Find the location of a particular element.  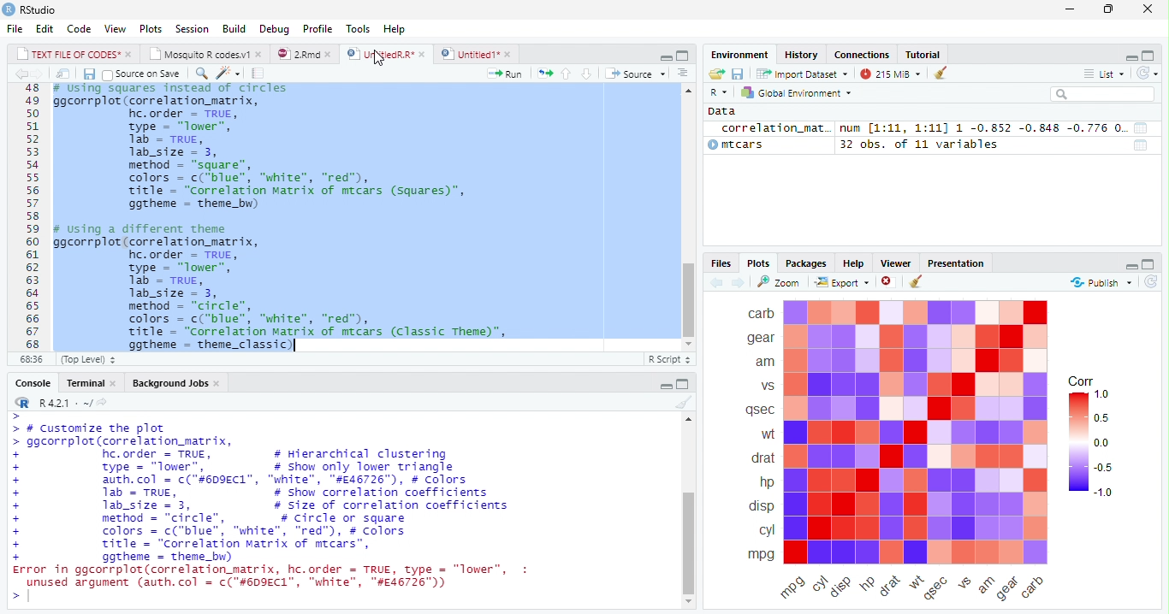

Viewer is located at coordinates (897, 263).